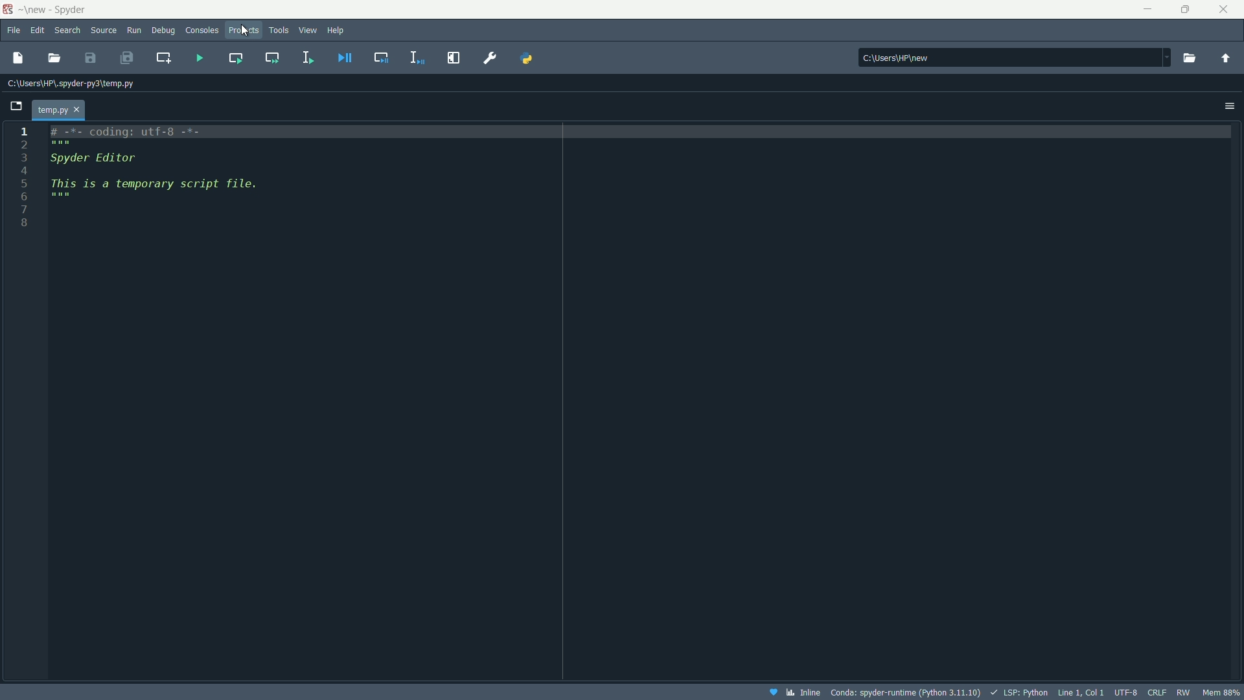  Describe the element at coordinates (1223, 692) in the screenshot. I see `mem 88%` at that location.